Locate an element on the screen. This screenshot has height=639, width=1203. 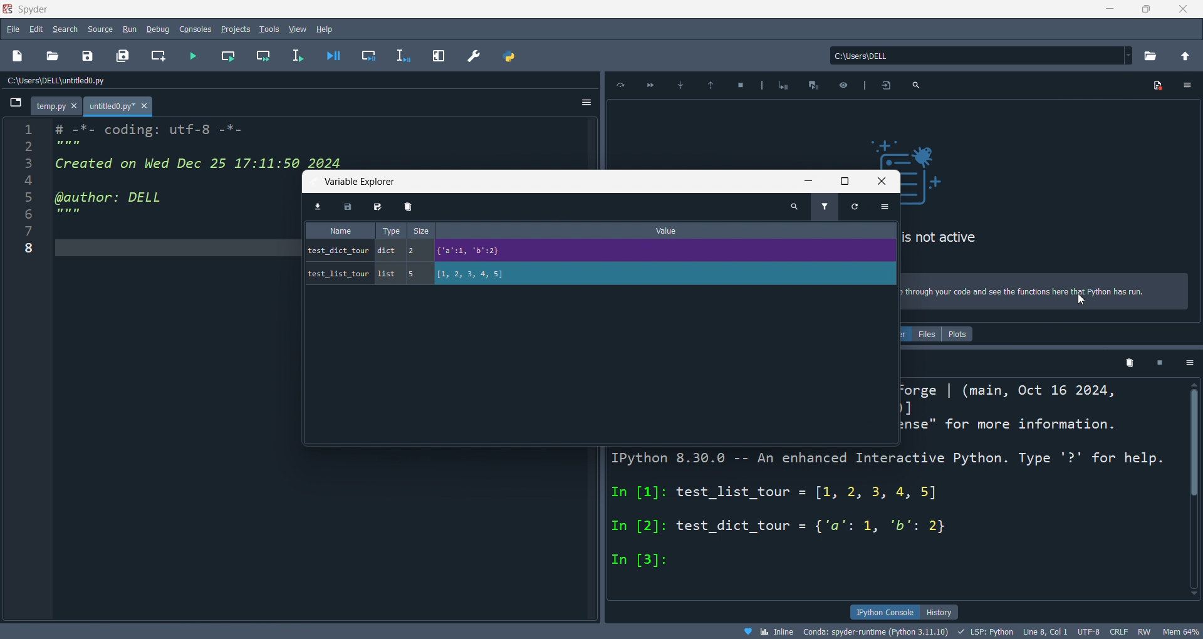
icon is located at coordinates (744, 87).